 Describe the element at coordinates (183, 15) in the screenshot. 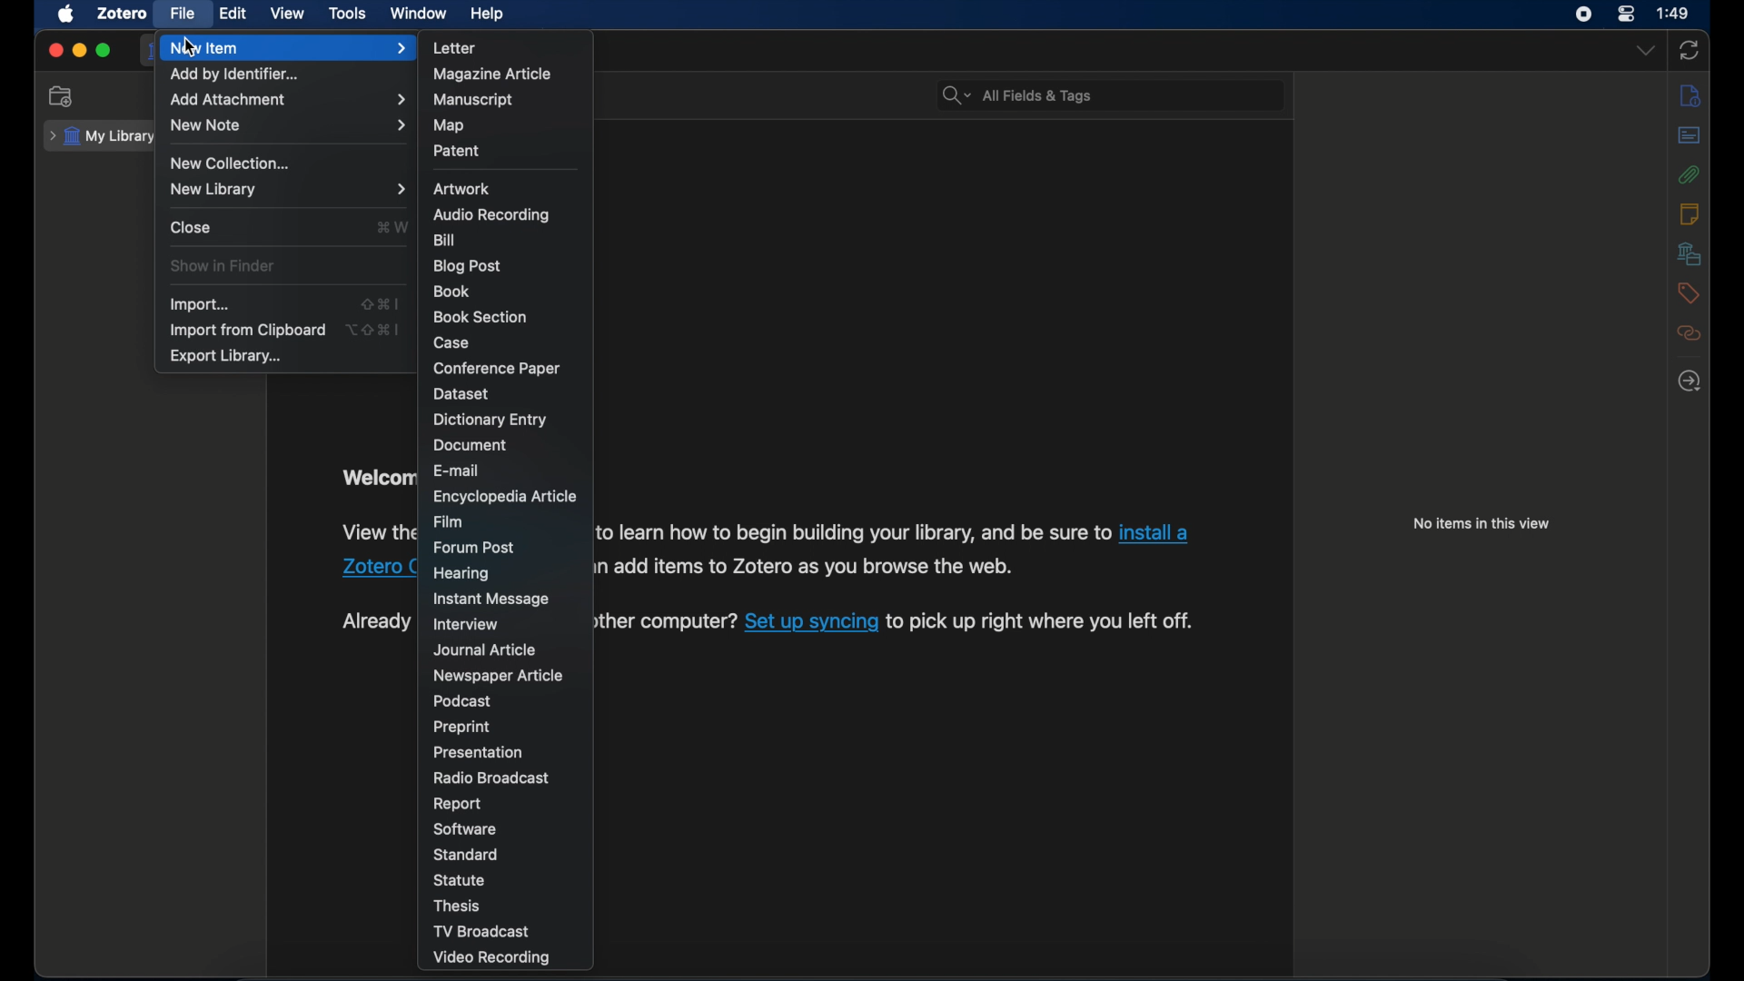

I see `file` at that location.